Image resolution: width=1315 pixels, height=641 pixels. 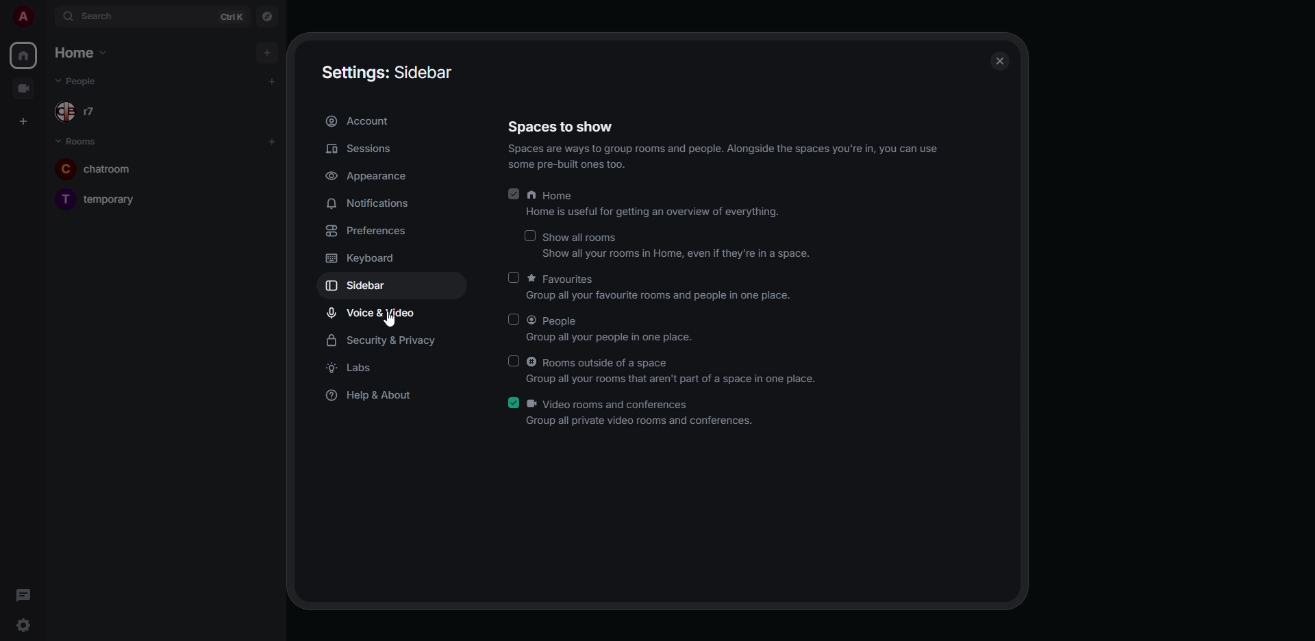 What do you see at coordinates (87, 82) in the screenshot?
I see `people` at bounding box center [87, 82].